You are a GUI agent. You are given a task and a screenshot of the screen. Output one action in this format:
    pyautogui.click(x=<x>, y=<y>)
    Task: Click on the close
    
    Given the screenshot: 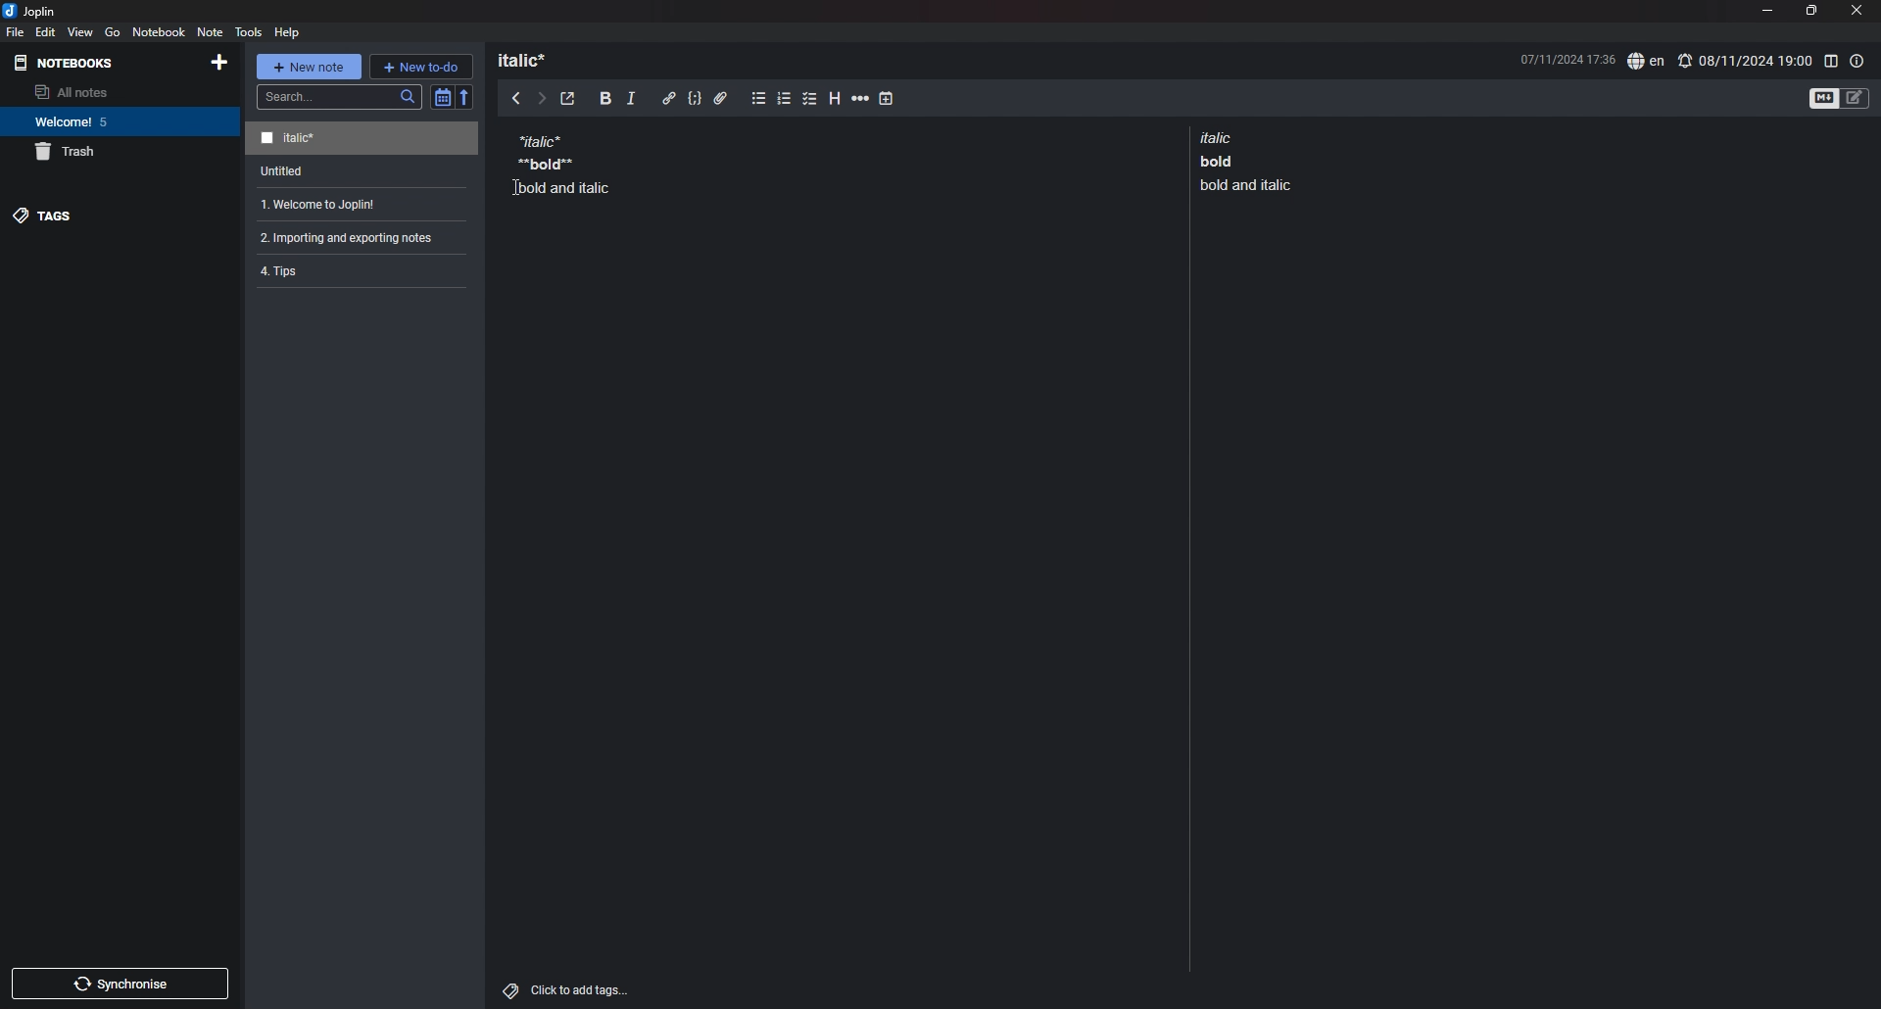 What is the action you would take?
    pyautogui.click(x=1858, y=10)
    